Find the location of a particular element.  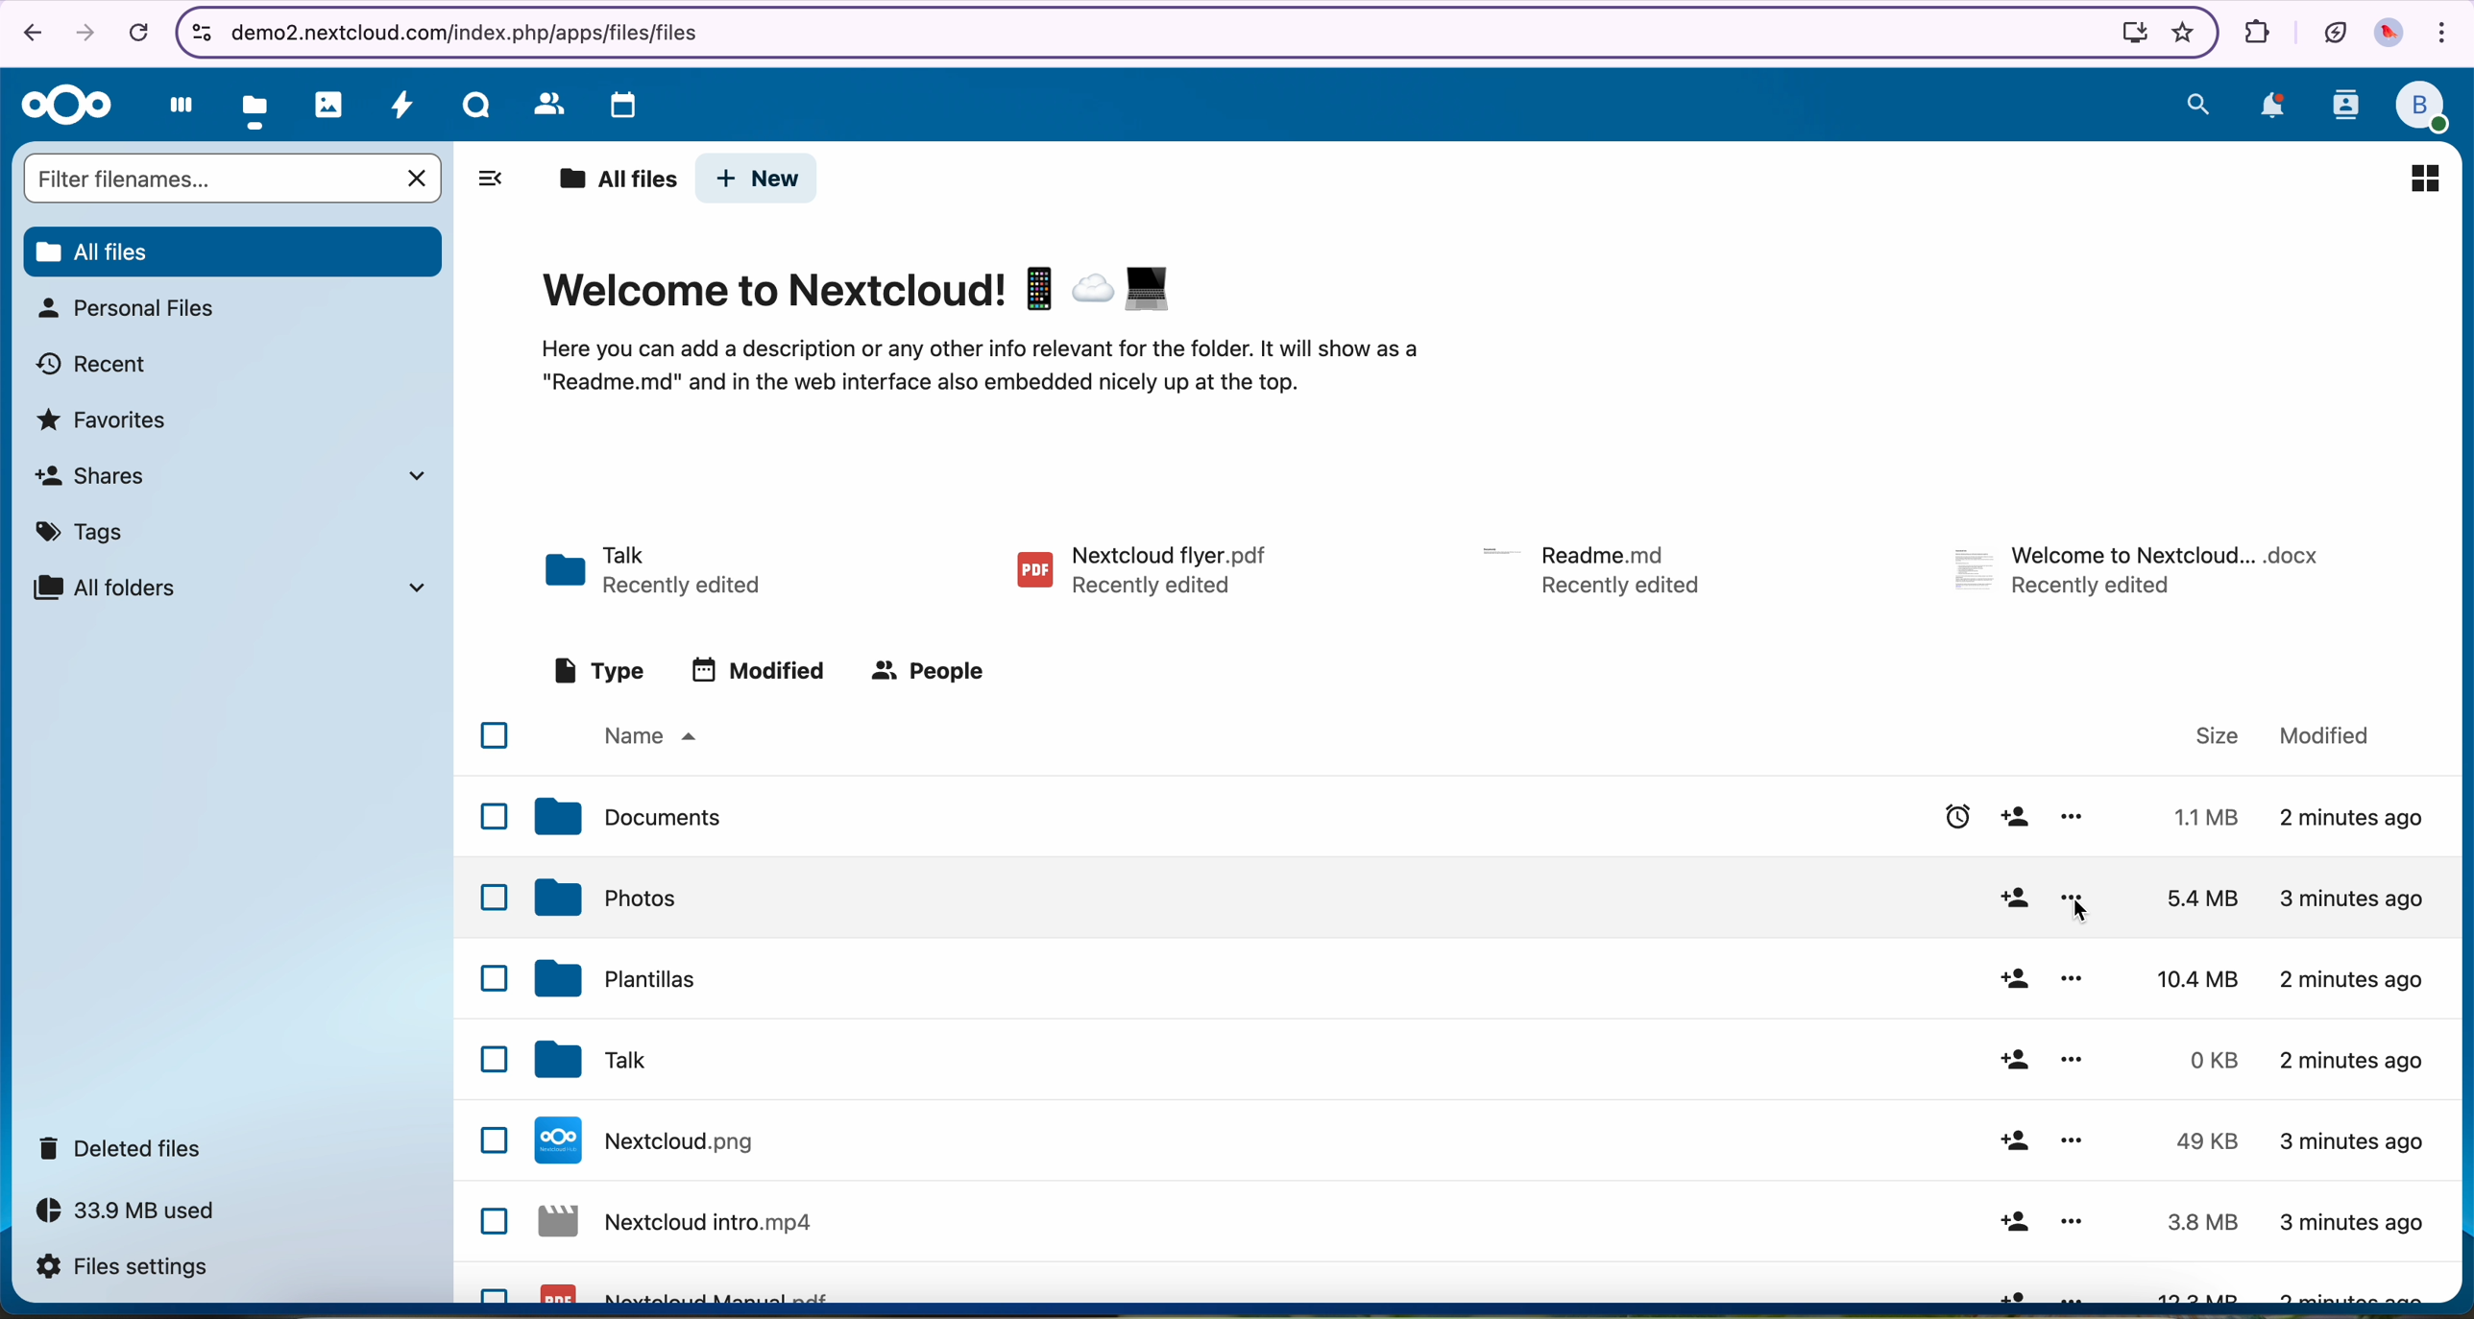

favorites is located at coordinates (105, 421).